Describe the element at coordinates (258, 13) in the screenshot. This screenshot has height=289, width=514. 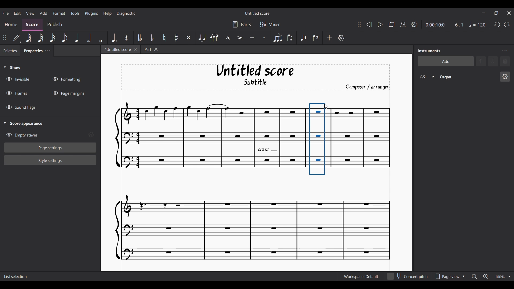
I see `Score name` at that location.